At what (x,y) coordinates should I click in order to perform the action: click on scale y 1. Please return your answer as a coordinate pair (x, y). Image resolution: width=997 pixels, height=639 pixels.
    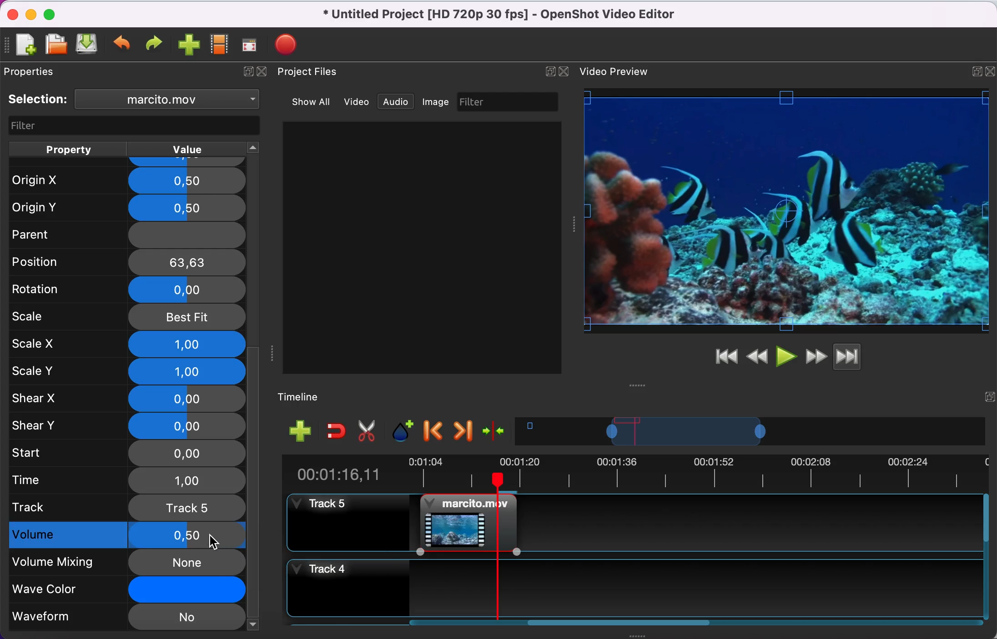
    Looking at the image, I should click on (128, 371).